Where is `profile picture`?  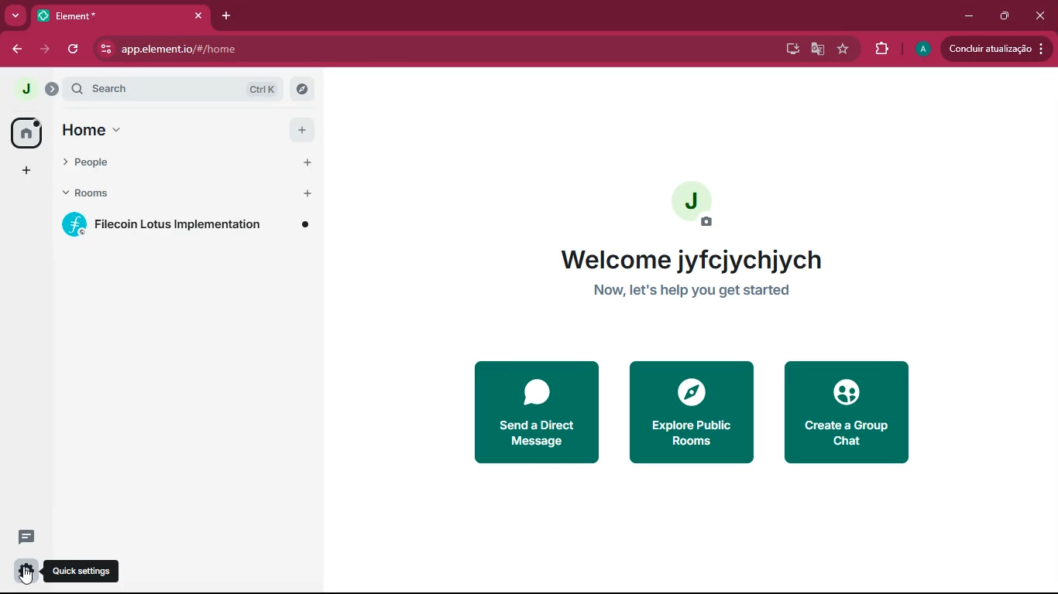
profile picture is located at coordinates (22, 88).